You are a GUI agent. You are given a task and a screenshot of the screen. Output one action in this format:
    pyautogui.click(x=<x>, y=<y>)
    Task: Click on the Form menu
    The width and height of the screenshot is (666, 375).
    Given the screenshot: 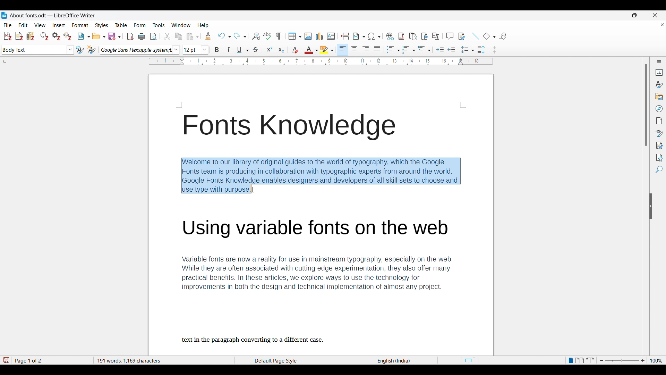 What is the action you would take?
    pyautogui.click(x=140, y=25)
    